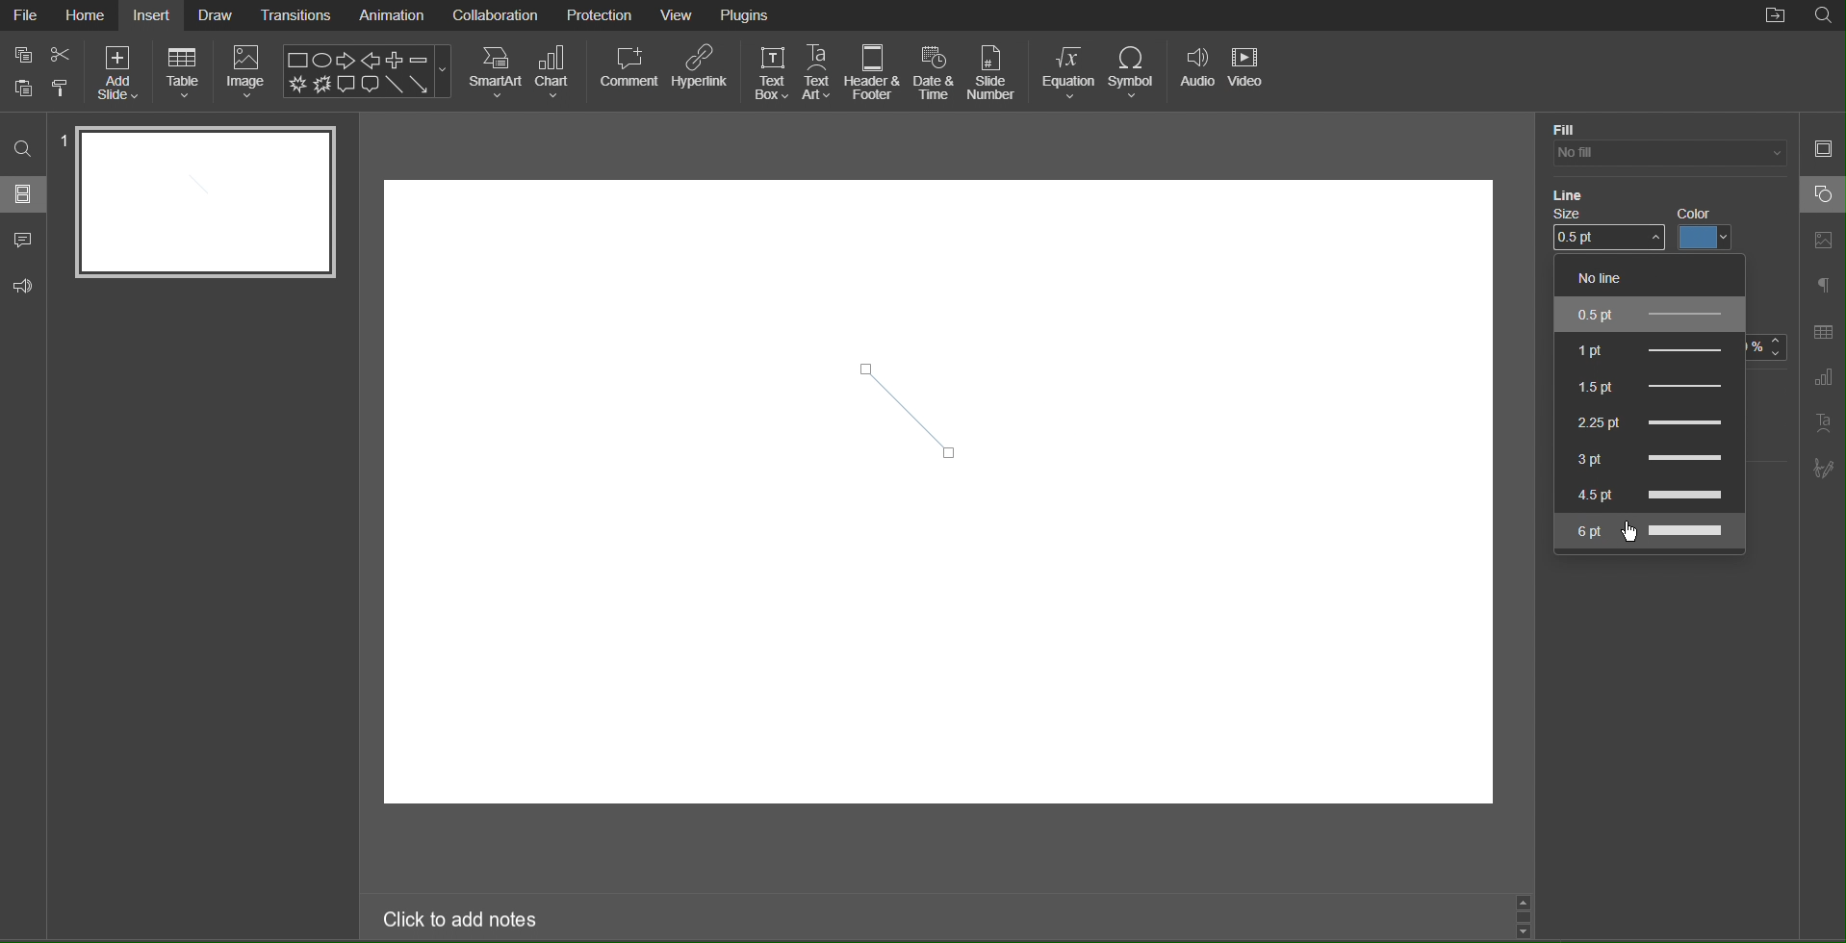 The height and width of the screenshot is (943, 1846). What do you see at coordinates (1642, 382) in the screenshot?
I see `1.5pt` at bounding box center [1642, 382].